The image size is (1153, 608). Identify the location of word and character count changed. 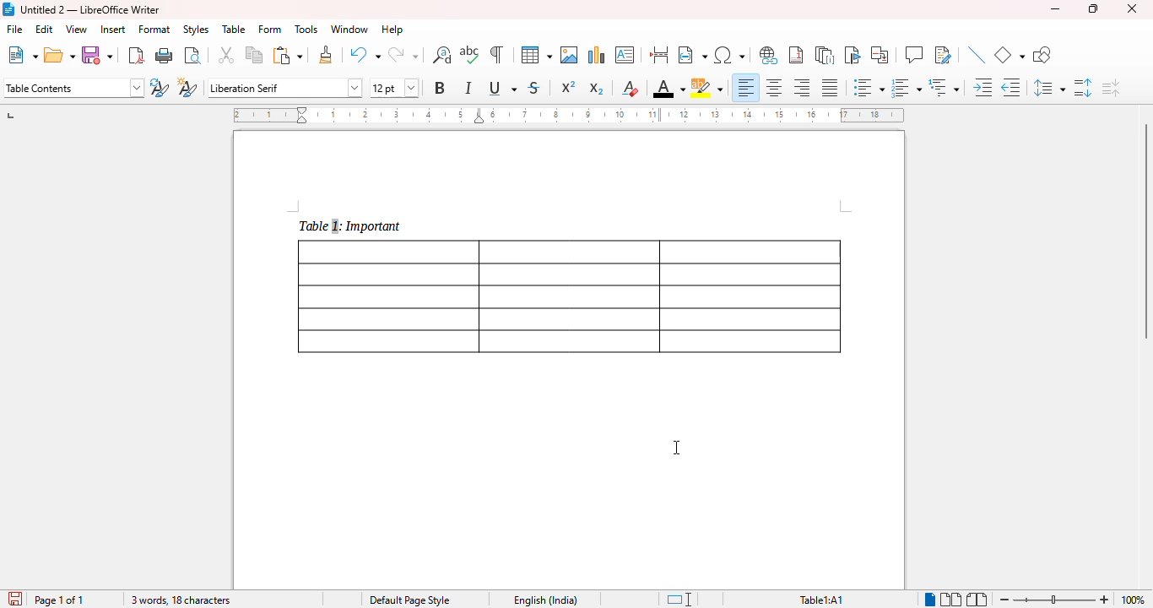
(179, 600).